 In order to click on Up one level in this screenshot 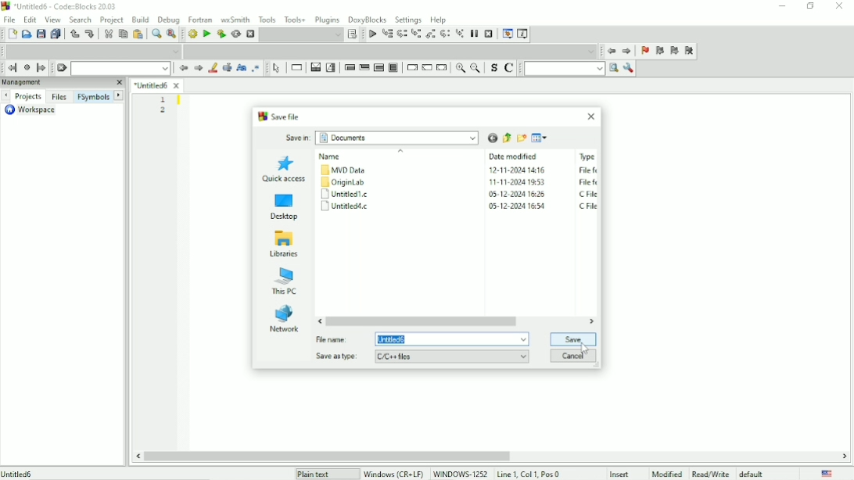, I will do `click(507, 138)`.